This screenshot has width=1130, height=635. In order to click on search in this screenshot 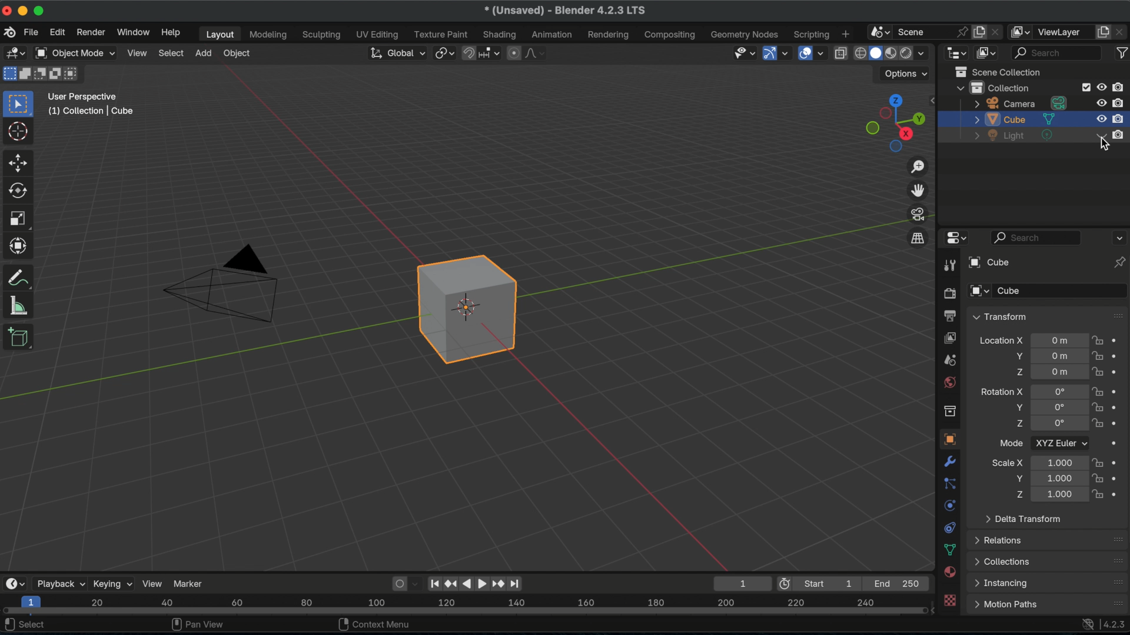, I will do `click(1037, 238)`.